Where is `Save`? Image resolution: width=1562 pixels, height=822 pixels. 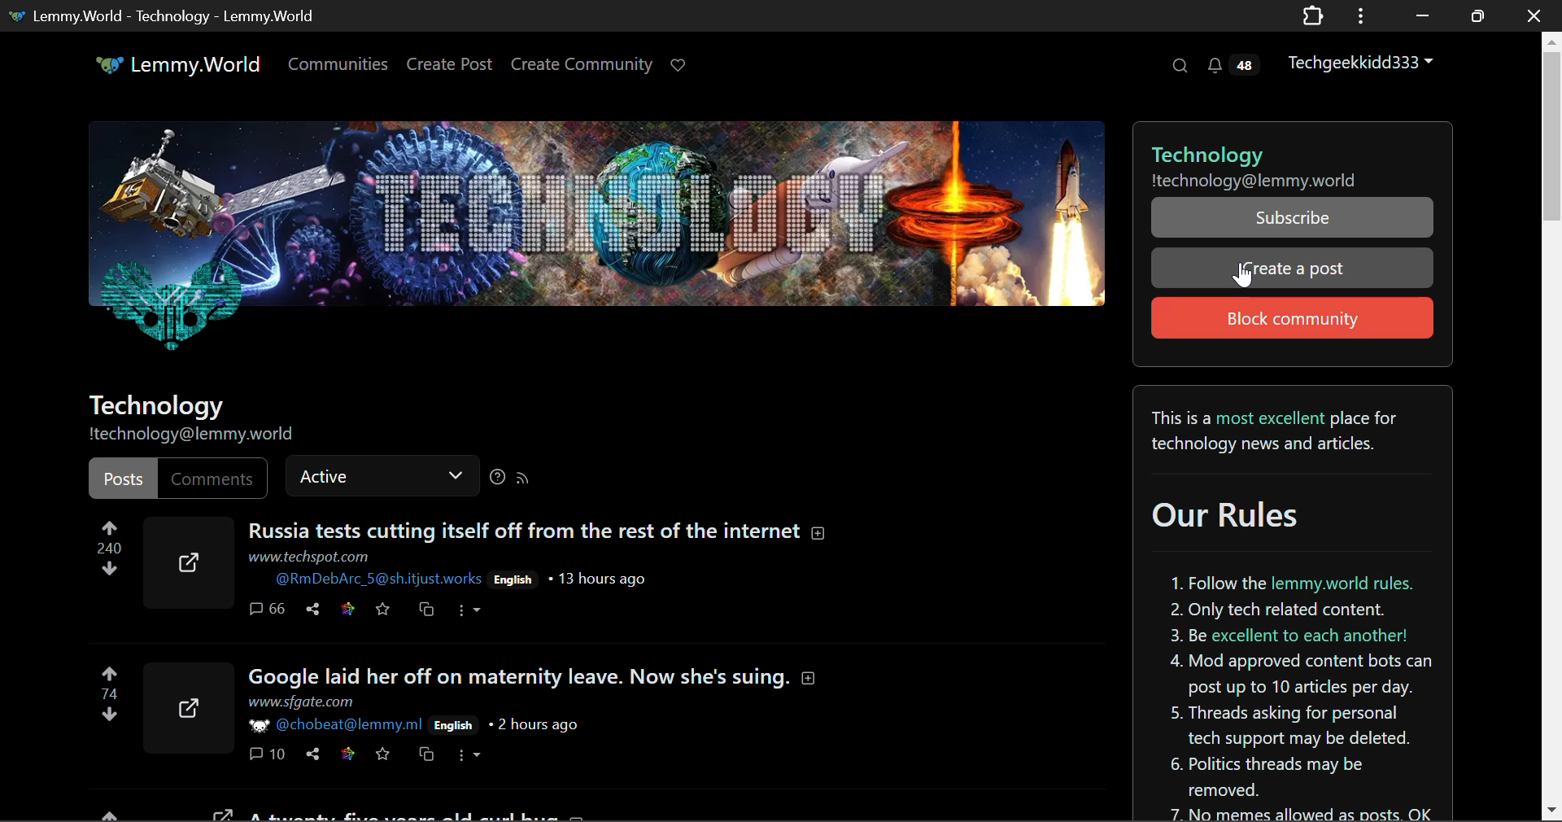
Save is located at coordinates (384, 754).